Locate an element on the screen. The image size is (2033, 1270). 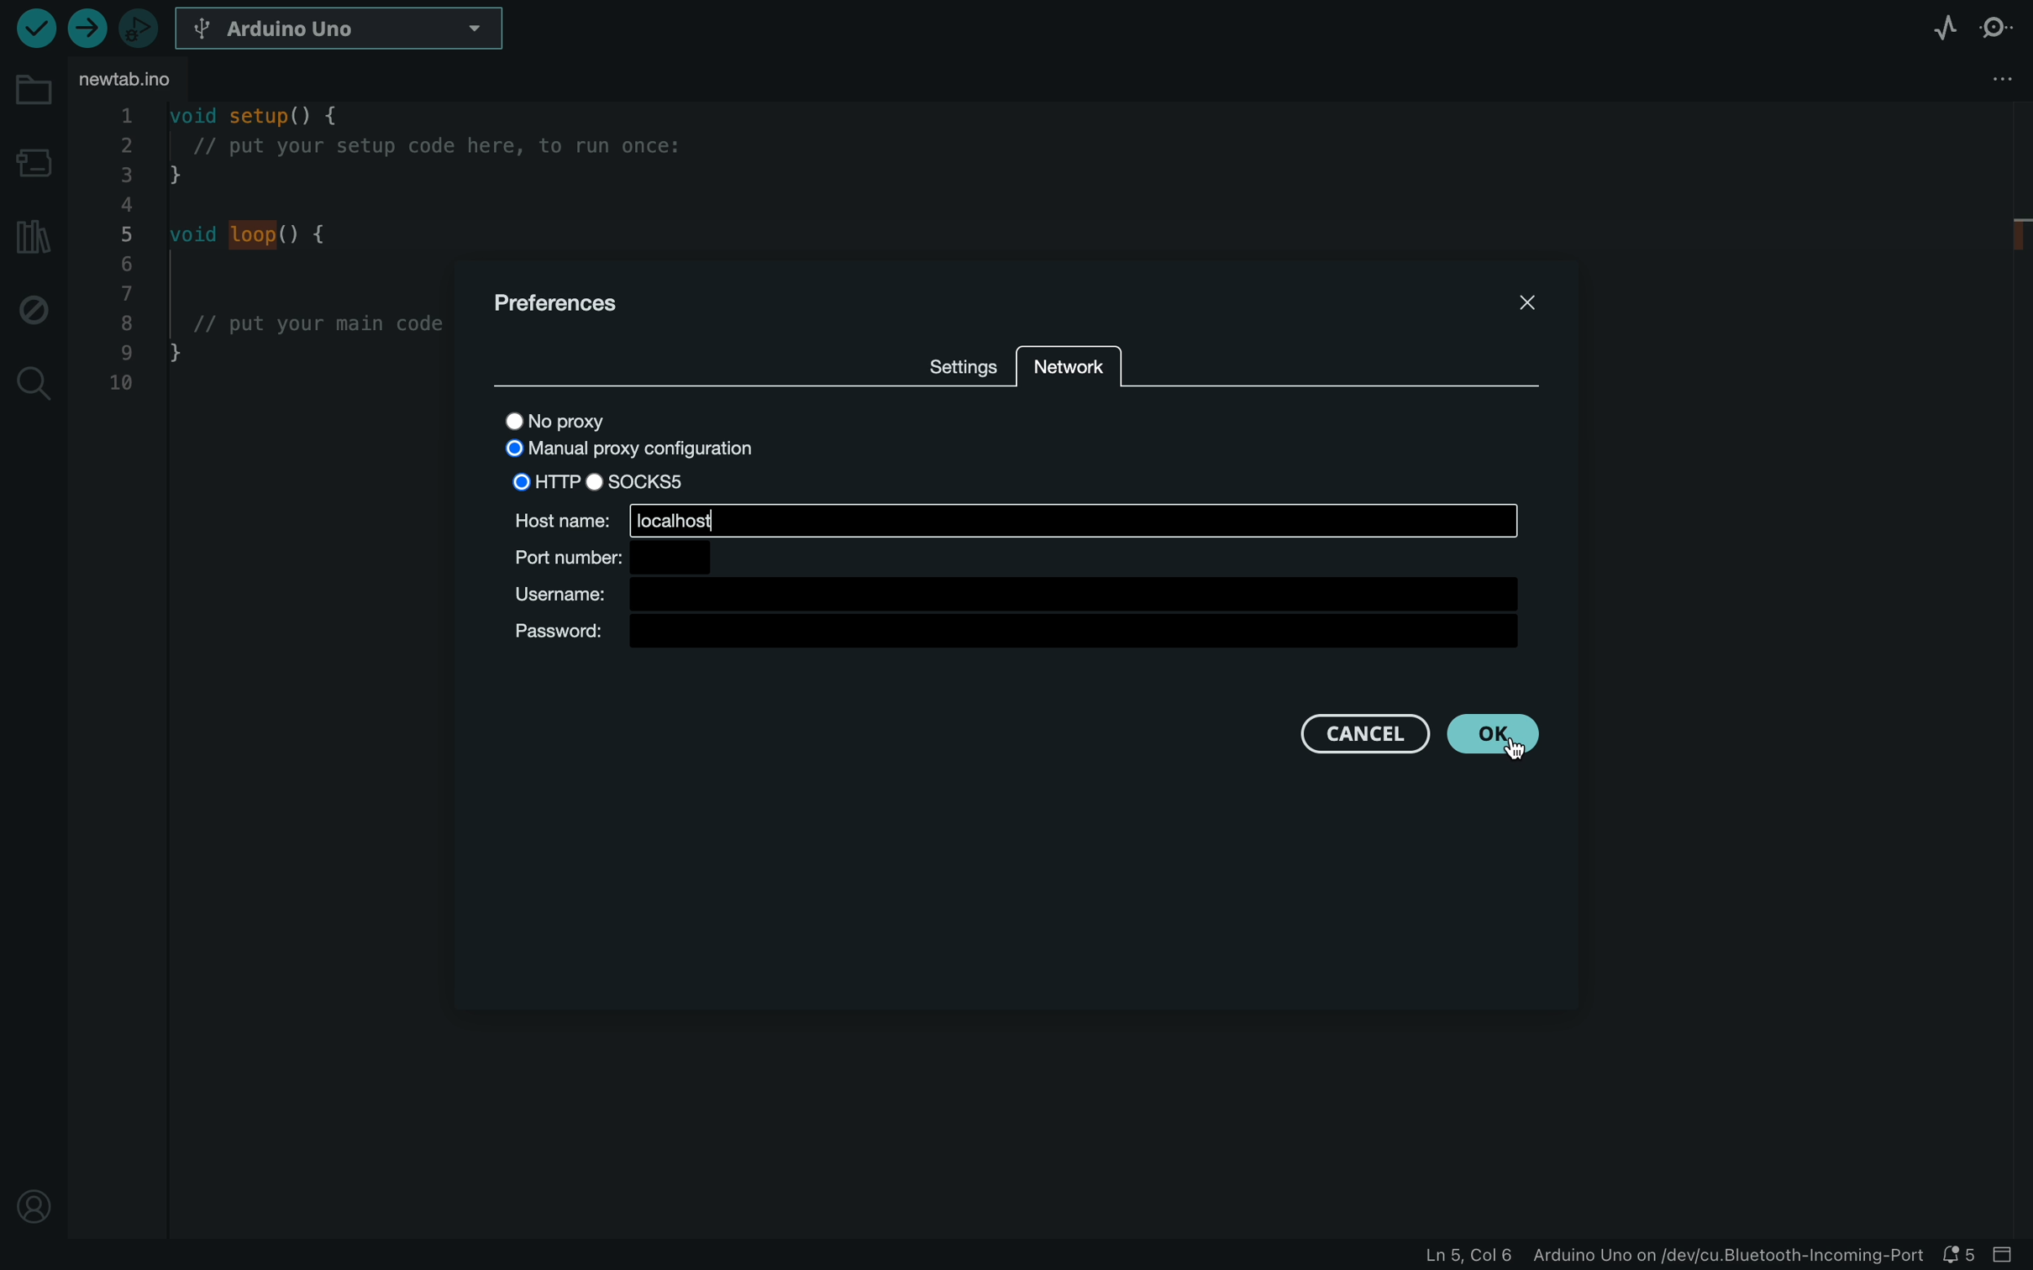
cancel is located at coordinates (1353, 734).